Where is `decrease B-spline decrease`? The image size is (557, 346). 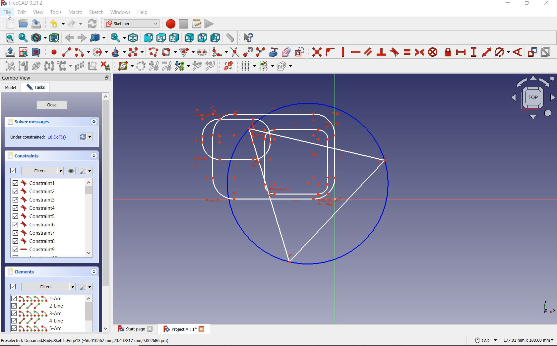 decrease B-spline decrease is located at coordinates (167, 67).